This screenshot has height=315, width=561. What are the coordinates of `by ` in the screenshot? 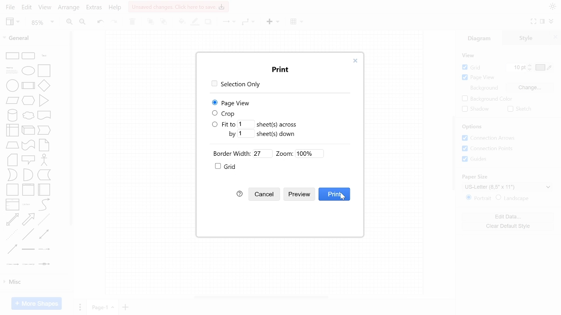 It's located at (232, 134).